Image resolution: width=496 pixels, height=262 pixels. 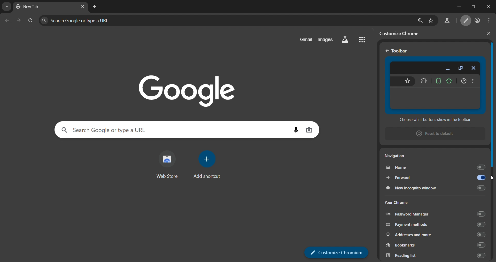 What do you see at coordinates (478, 20) in the screenshot?
I see `account` at bounding box center [478, 20].